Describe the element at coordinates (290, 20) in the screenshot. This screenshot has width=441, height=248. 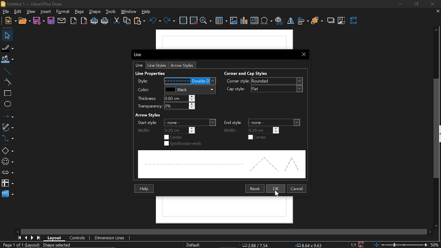
I see `flip` at that location.